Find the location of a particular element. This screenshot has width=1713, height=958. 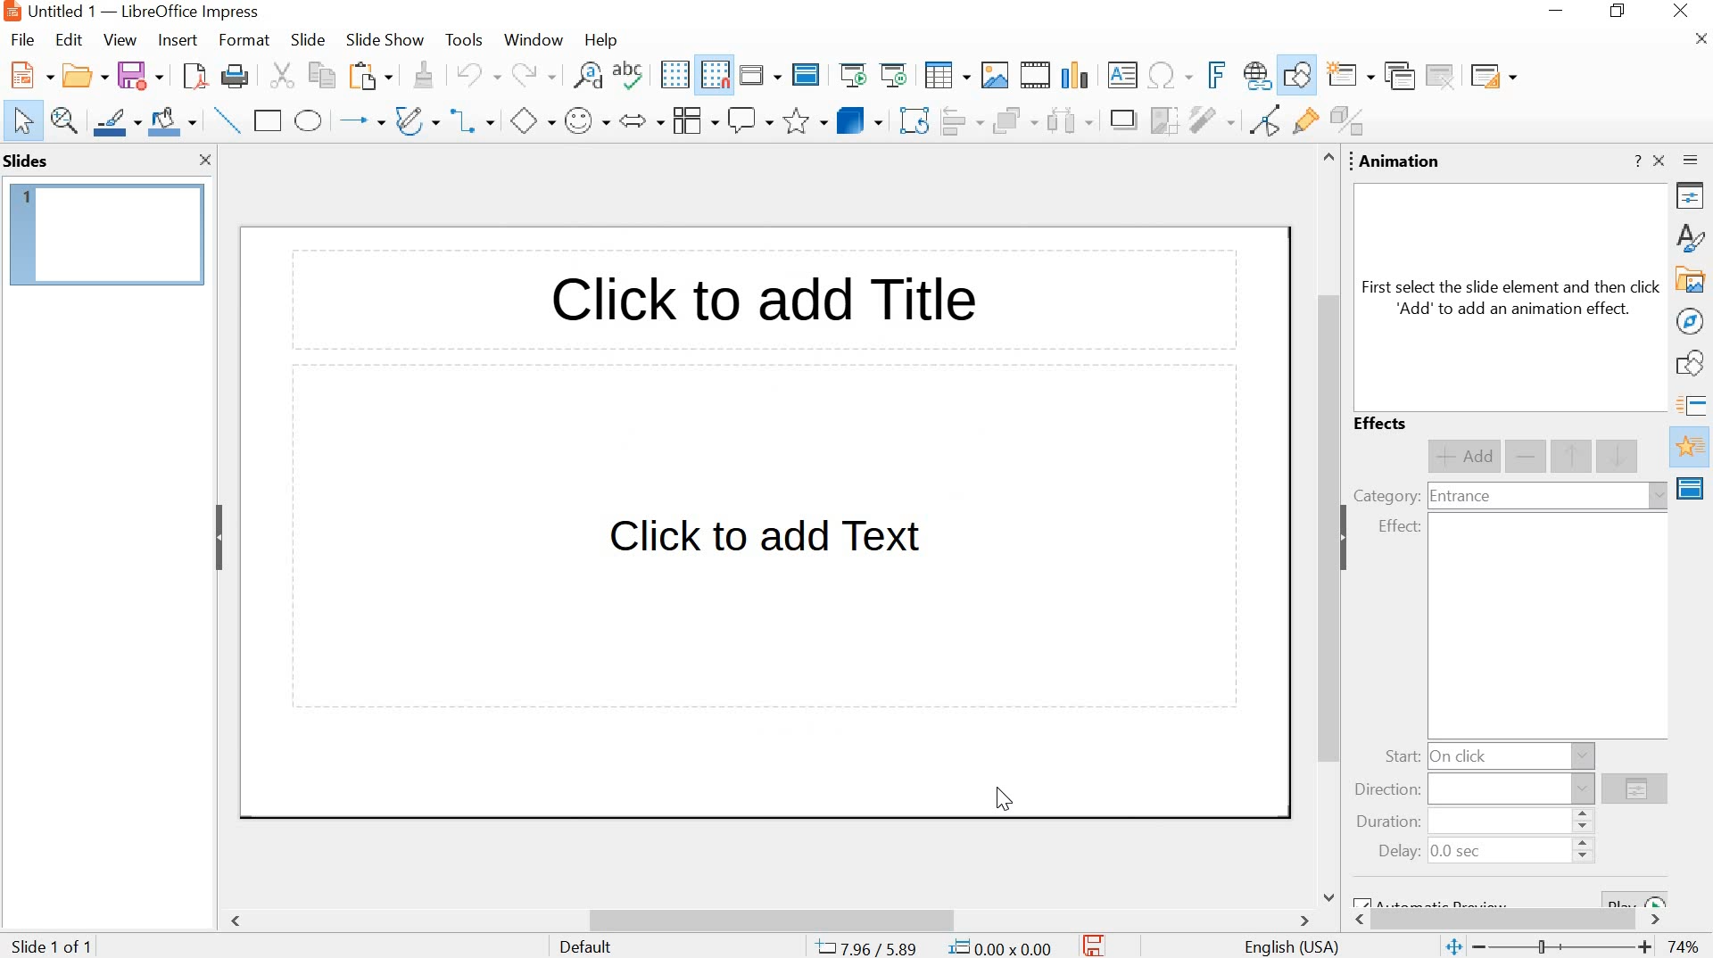

entrance is located at coordinates (1460, 498).